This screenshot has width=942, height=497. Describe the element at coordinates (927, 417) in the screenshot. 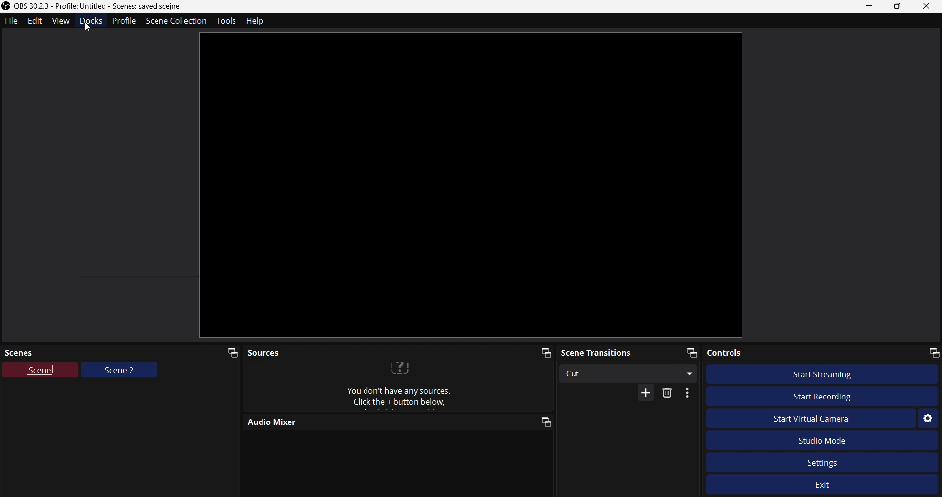

I see `Settings` at that location.